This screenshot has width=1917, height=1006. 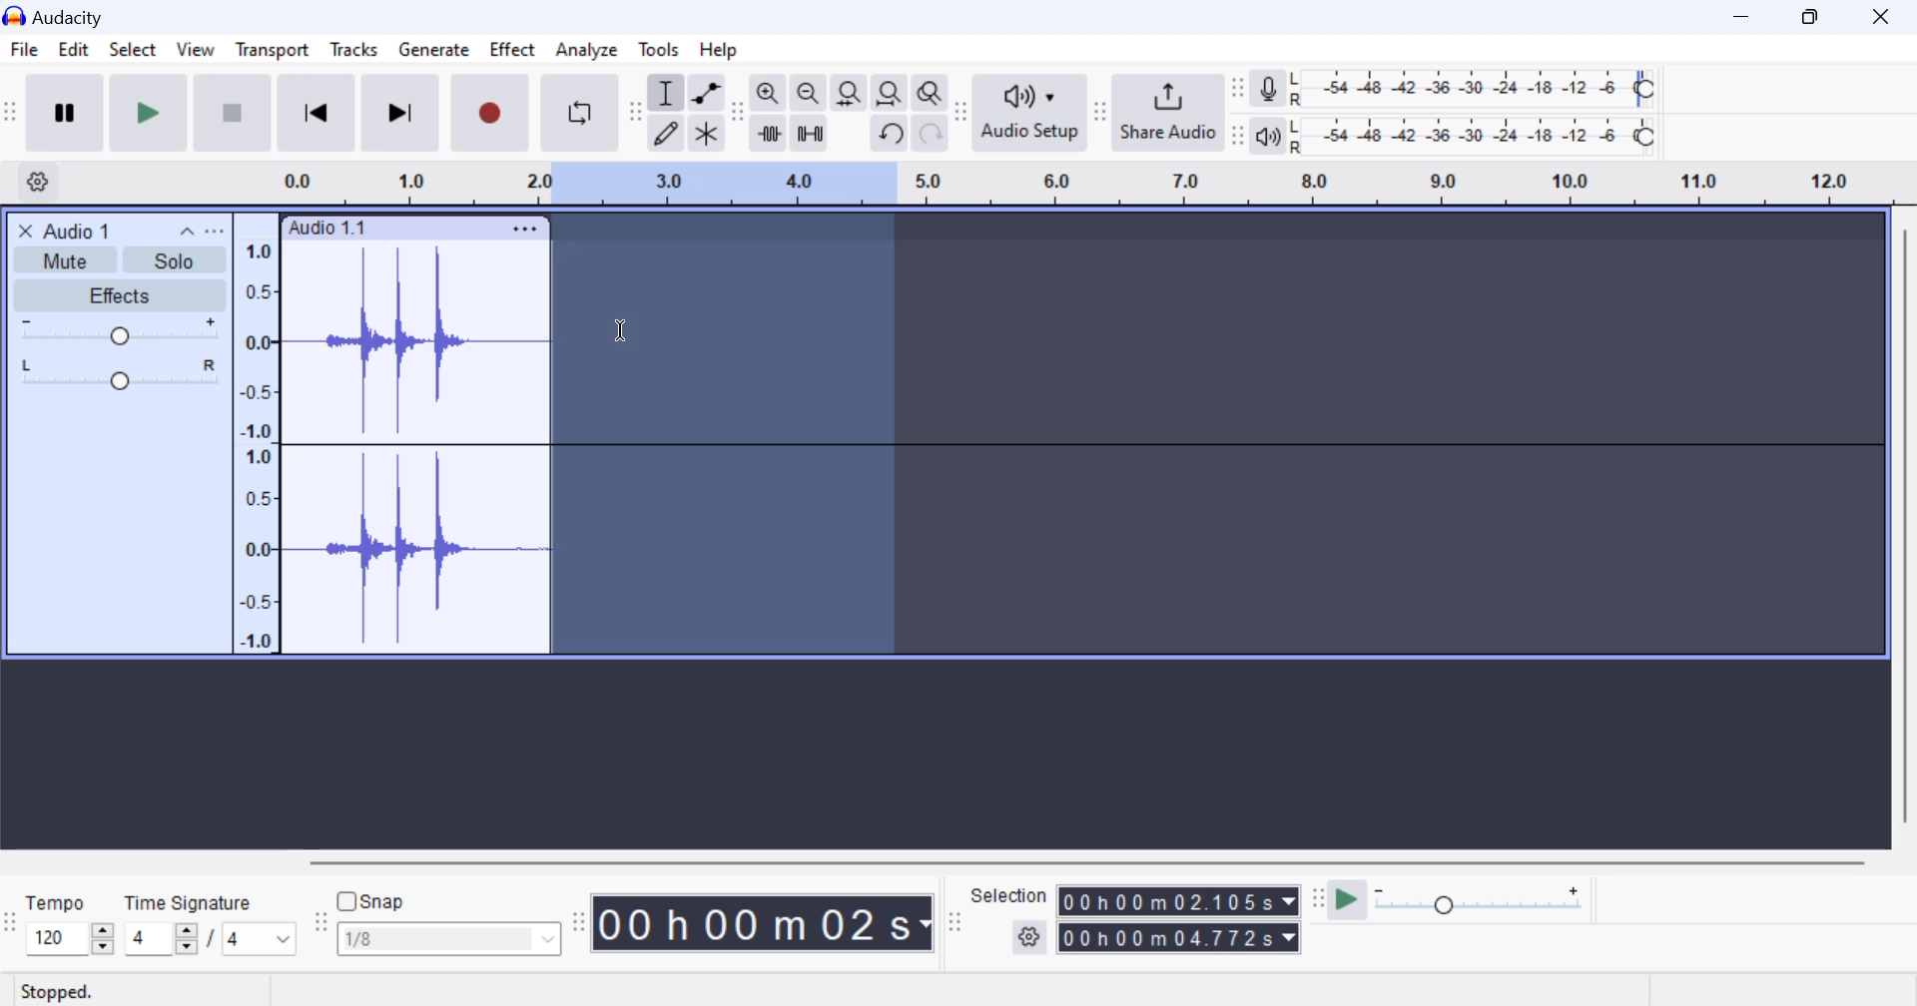 I want to click on Time Signature, so click(x=191, y=899).